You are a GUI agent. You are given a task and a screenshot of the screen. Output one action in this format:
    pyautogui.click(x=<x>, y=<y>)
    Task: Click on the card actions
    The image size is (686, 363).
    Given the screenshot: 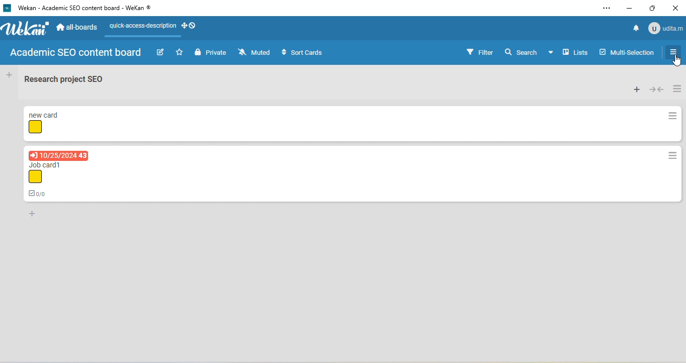 What is the action you would take?
    pyautogui.click(x=673, y=155)
    